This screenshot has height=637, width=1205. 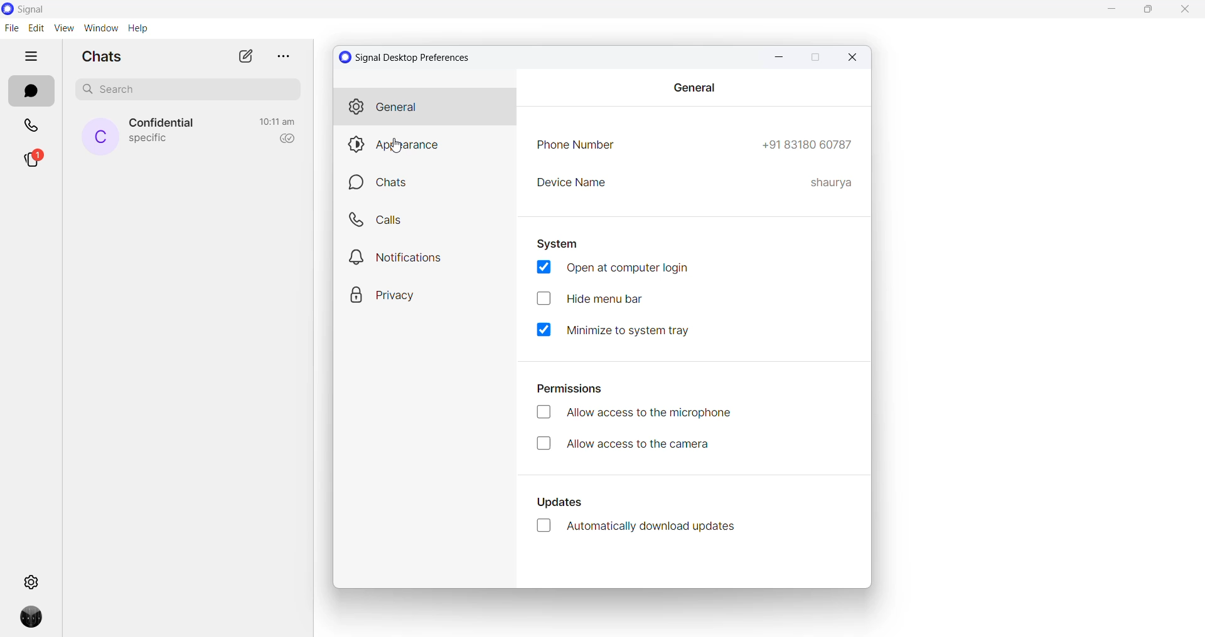 I want to click on phone number, so click(x=807, y=145).